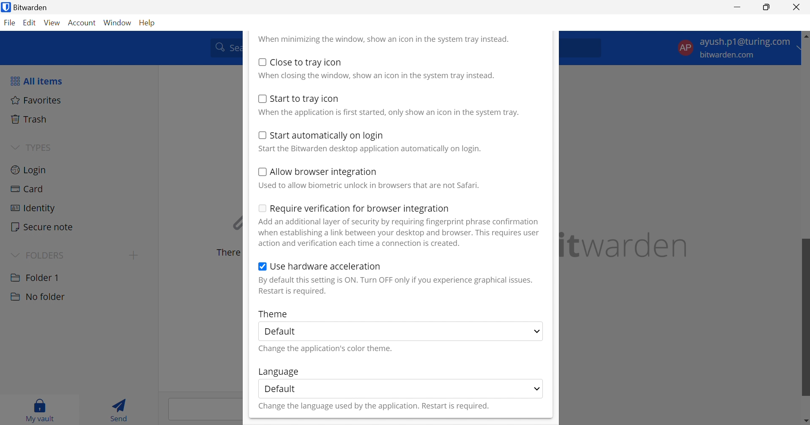  I want to click on Close to tray icon, so click(306, 62).